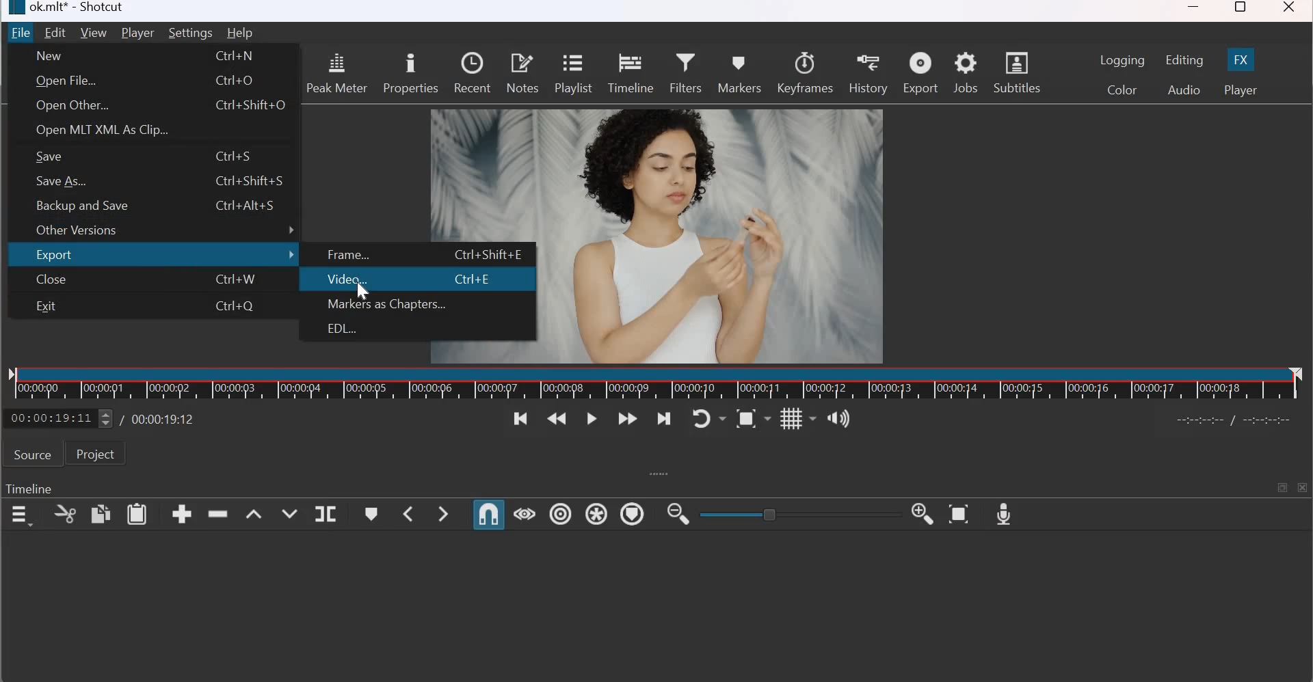 The width and height of the screenshot is (1313, 682). Describe the element at coordinates (1123, 90) in the screenshot. I see `Color` at that location.